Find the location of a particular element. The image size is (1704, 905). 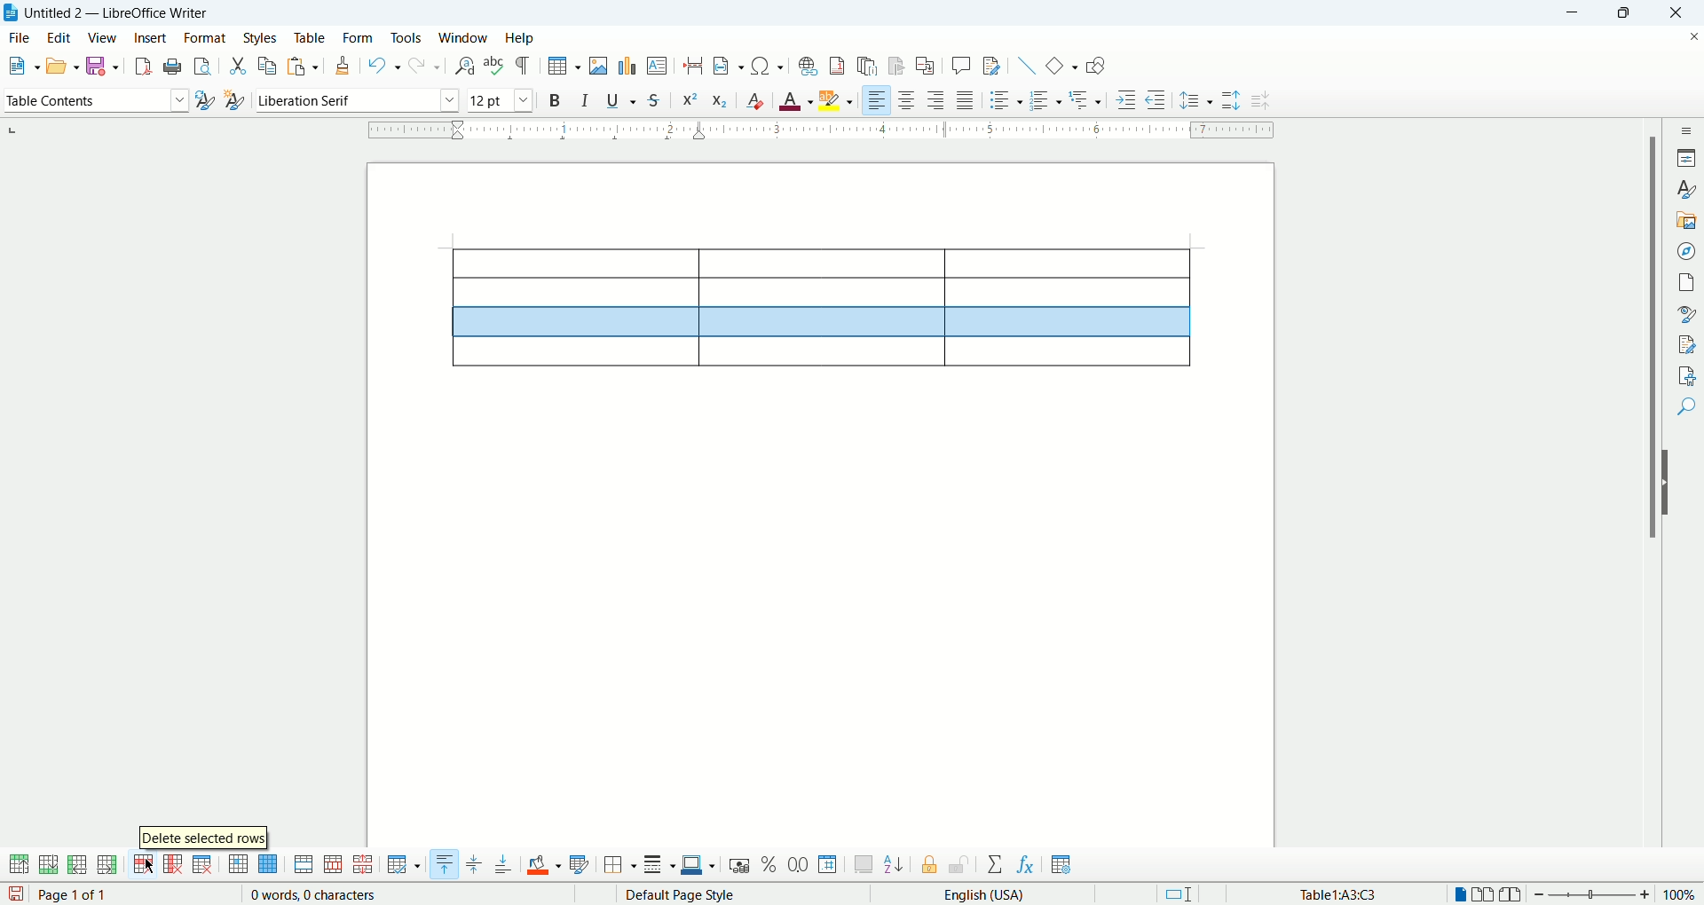

strikethrough is located at coordinates (654, 99).